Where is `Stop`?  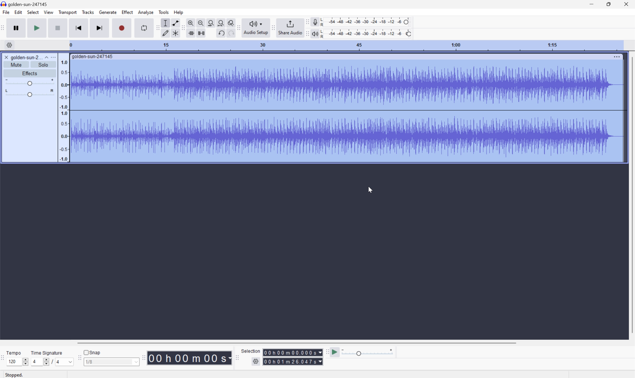 Stop is located at coordinates (57, 28).